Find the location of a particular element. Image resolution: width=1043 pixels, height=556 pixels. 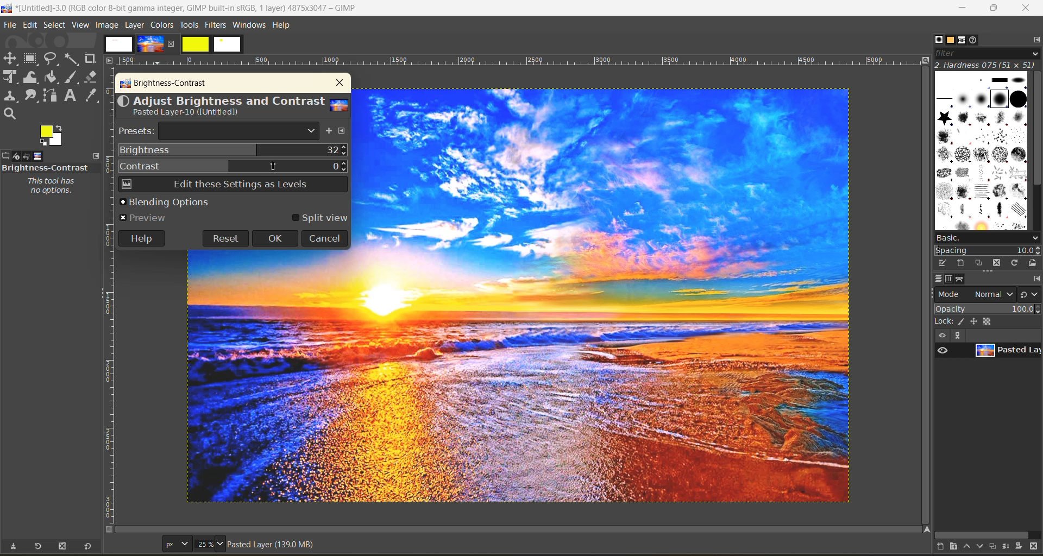

contrast is located at coordinates (233, 165).